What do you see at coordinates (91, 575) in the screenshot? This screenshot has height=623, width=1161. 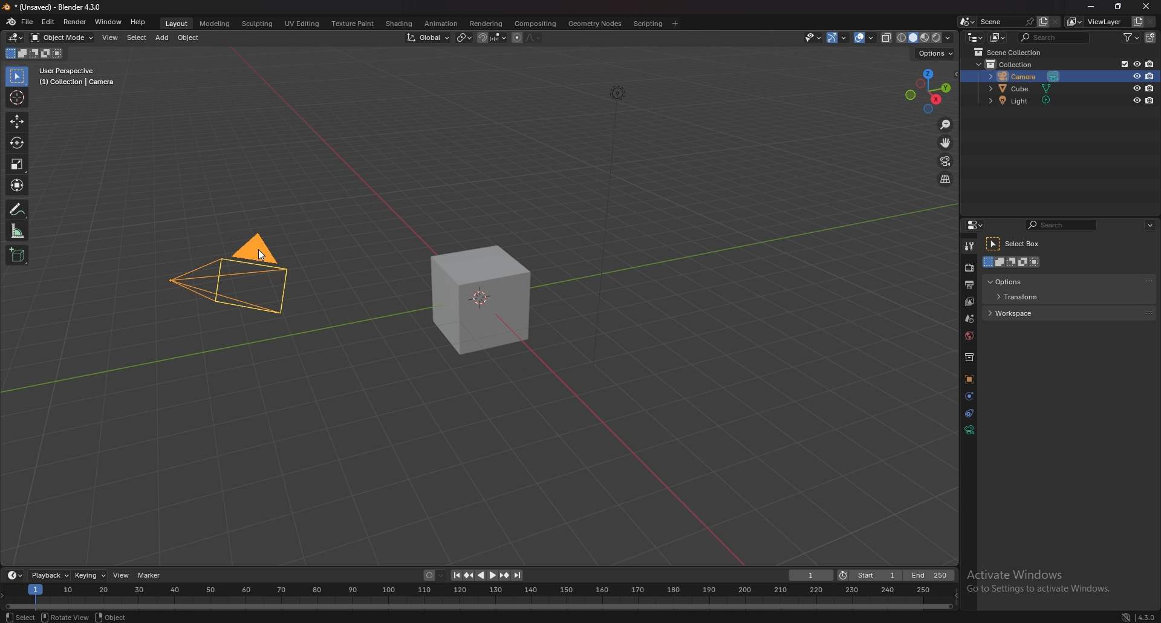 I see `keying` at bounding box center [91, 575].